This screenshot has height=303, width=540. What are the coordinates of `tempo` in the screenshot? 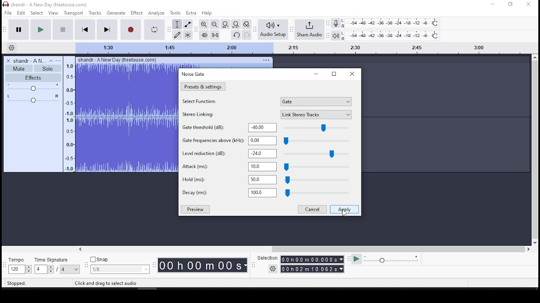 It's located at (19, 265).